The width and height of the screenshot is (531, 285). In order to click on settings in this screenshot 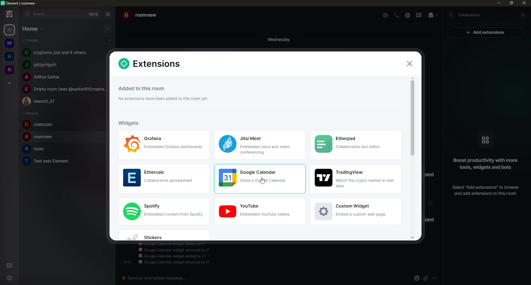, I will do `click(11, 279)`.